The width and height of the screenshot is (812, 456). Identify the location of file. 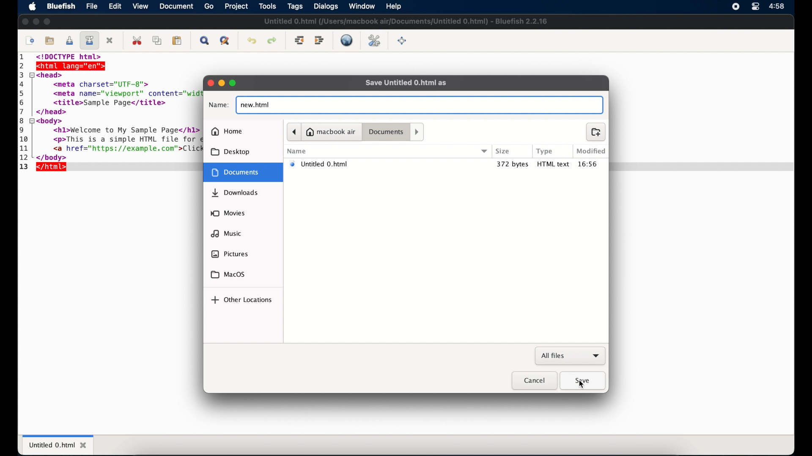
(92, 6).